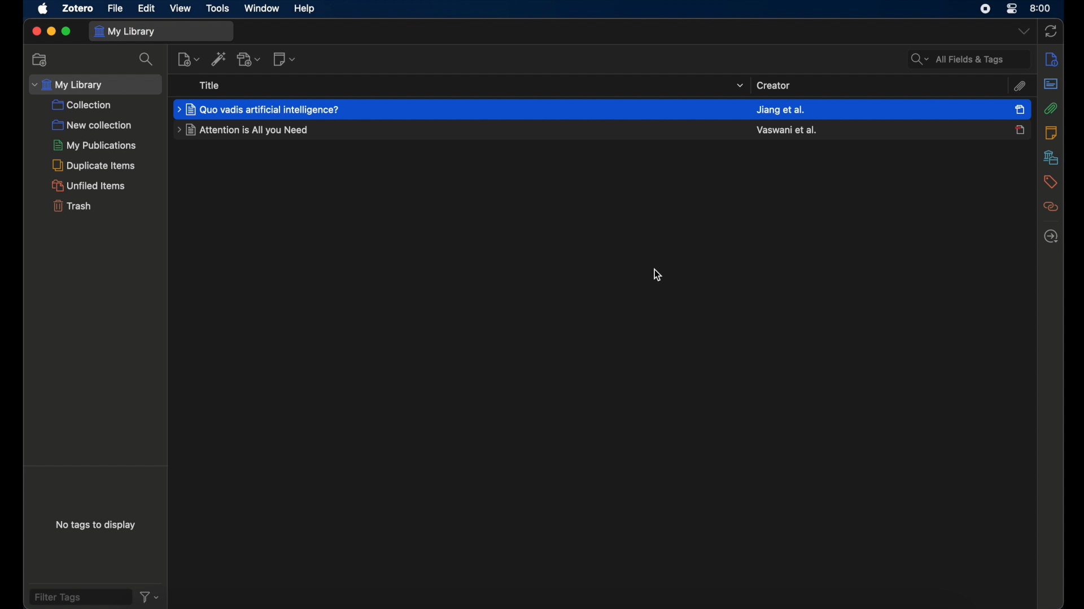  Describe the element at coordinates (1051, 133) in the screenshot. I see `notes` at that location.